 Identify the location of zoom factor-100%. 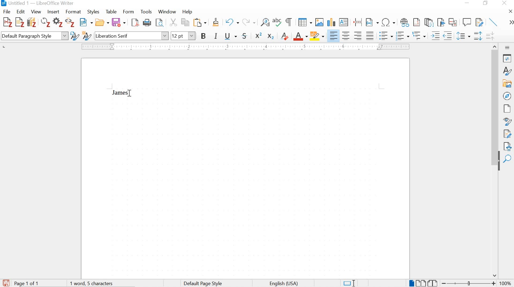
(505, 284).